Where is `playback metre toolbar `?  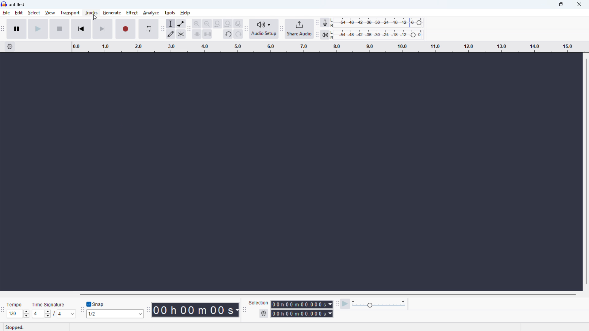 playback metre toolbar  is located at coordinates (325, 34).